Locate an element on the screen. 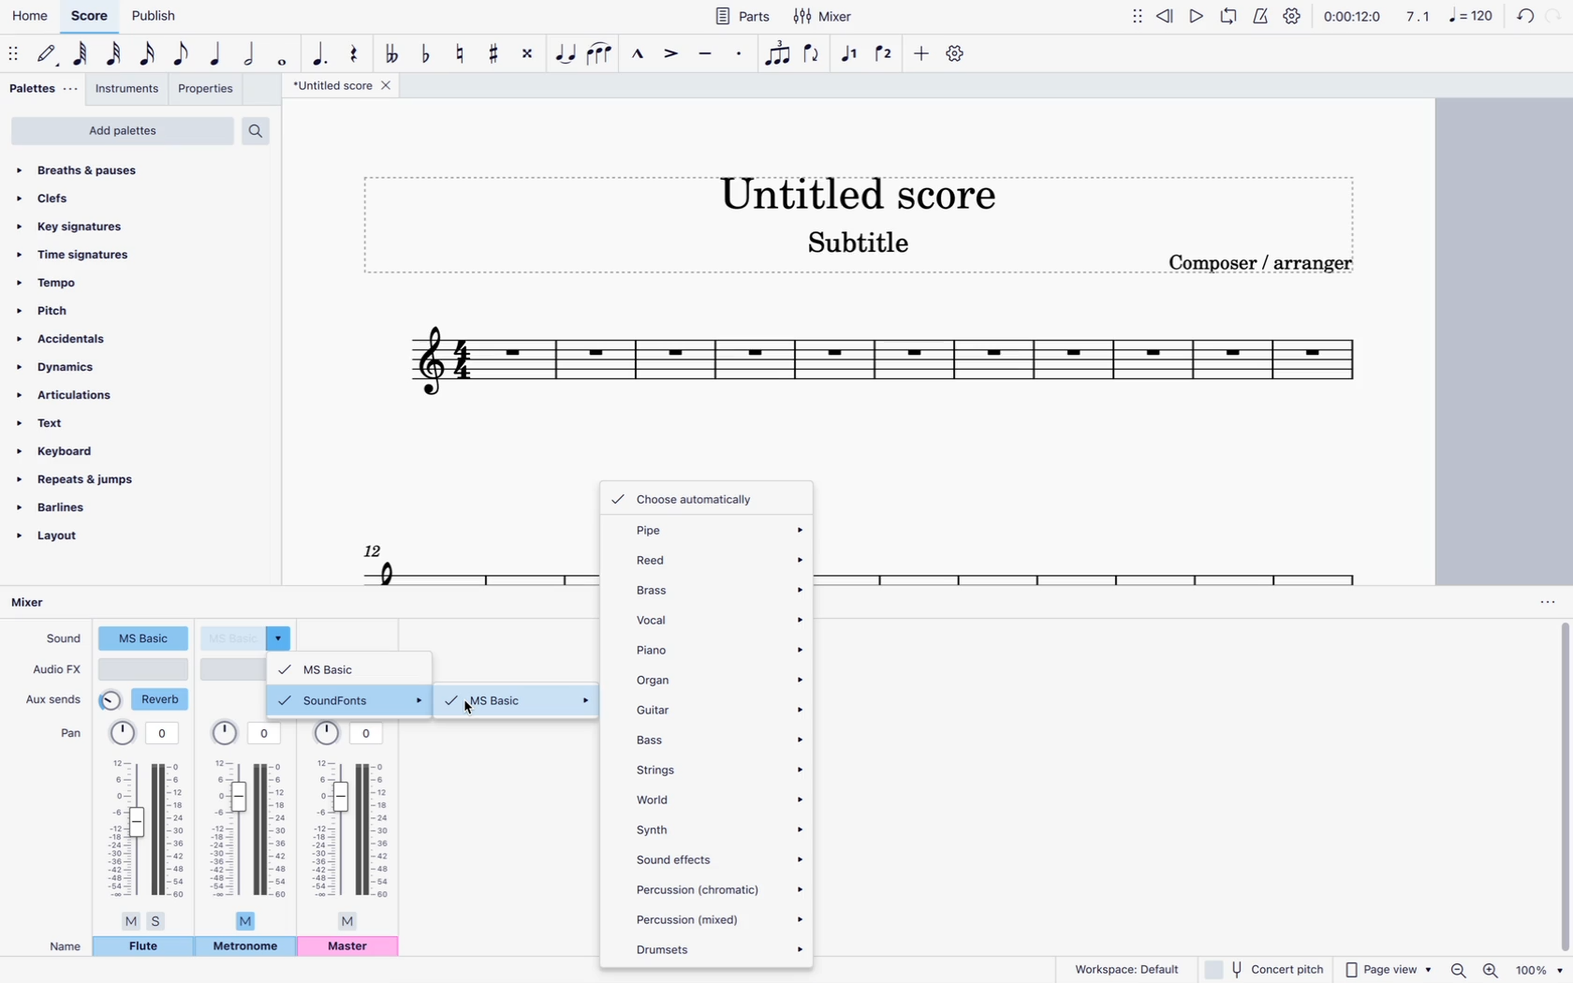  home is located at coordinates (30, 20).